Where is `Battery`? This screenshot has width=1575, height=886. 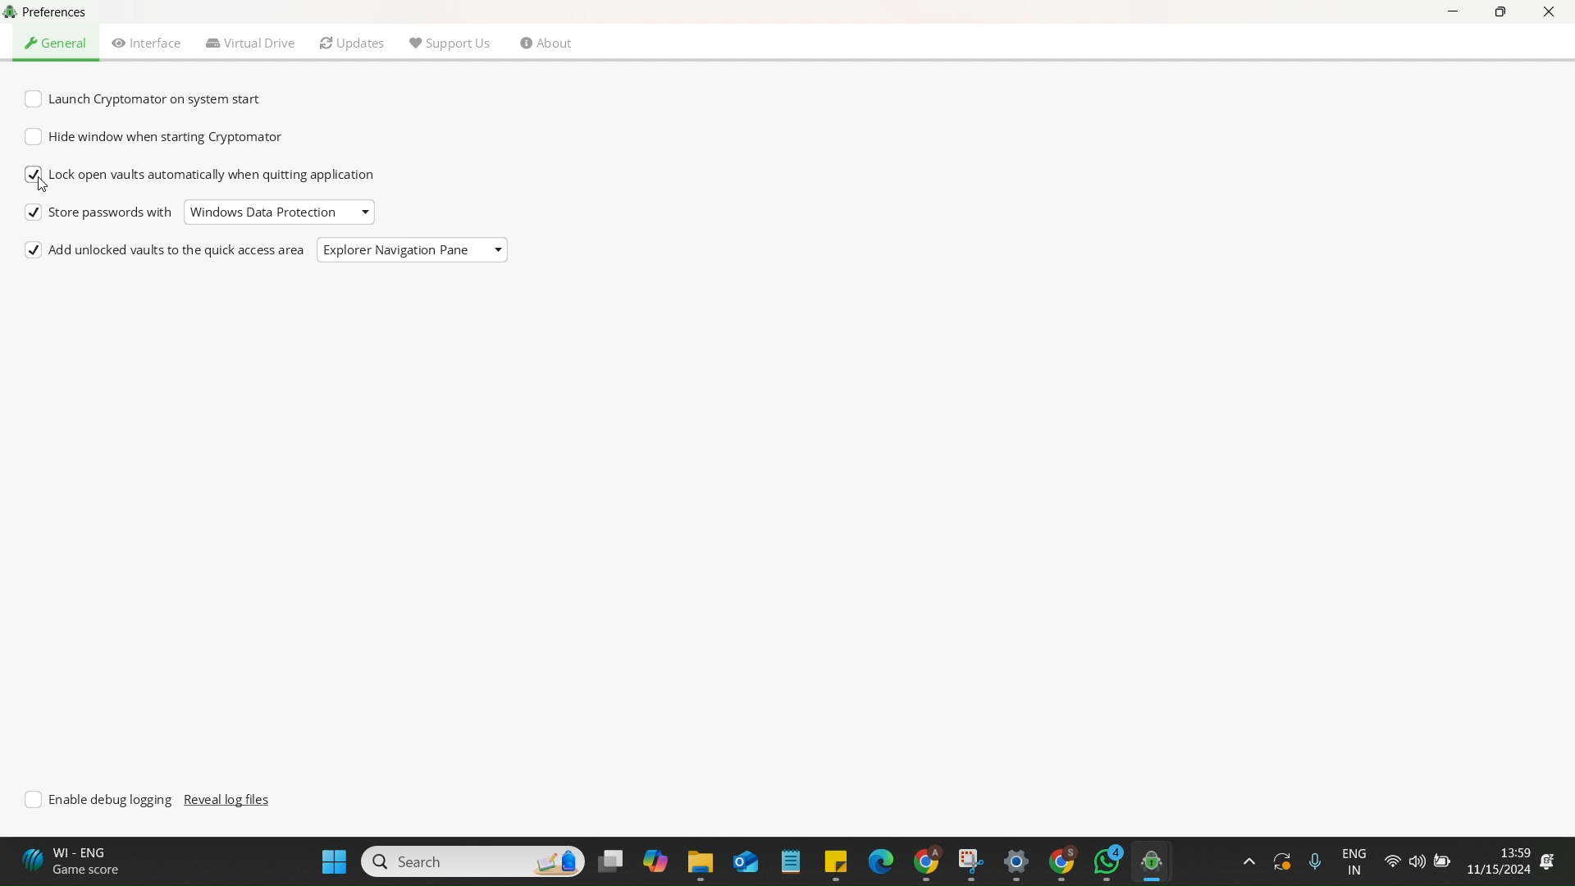 Battery is located at coordinates (1440, 860).